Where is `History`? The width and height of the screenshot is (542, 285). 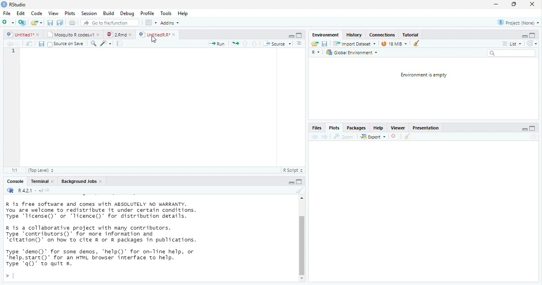 History is located at coordinates (354, 34).